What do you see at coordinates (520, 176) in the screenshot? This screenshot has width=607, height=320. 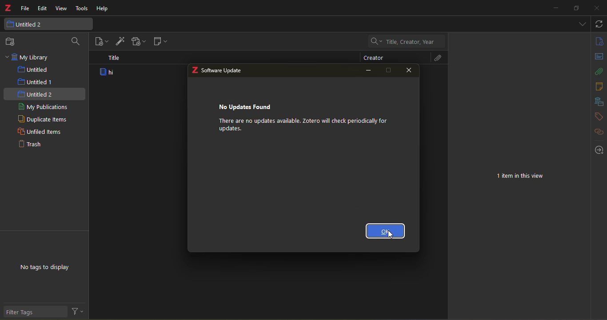 I see `1 item in this view` at bounding box center [520, 176].